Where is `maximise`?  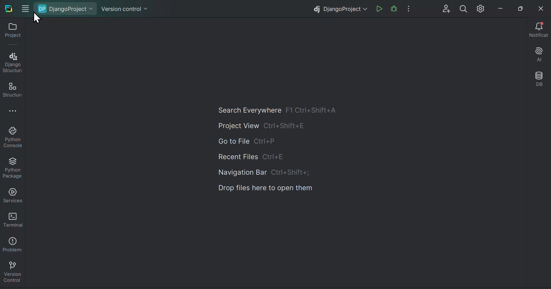
maximise is located at coordinates (518, 7).